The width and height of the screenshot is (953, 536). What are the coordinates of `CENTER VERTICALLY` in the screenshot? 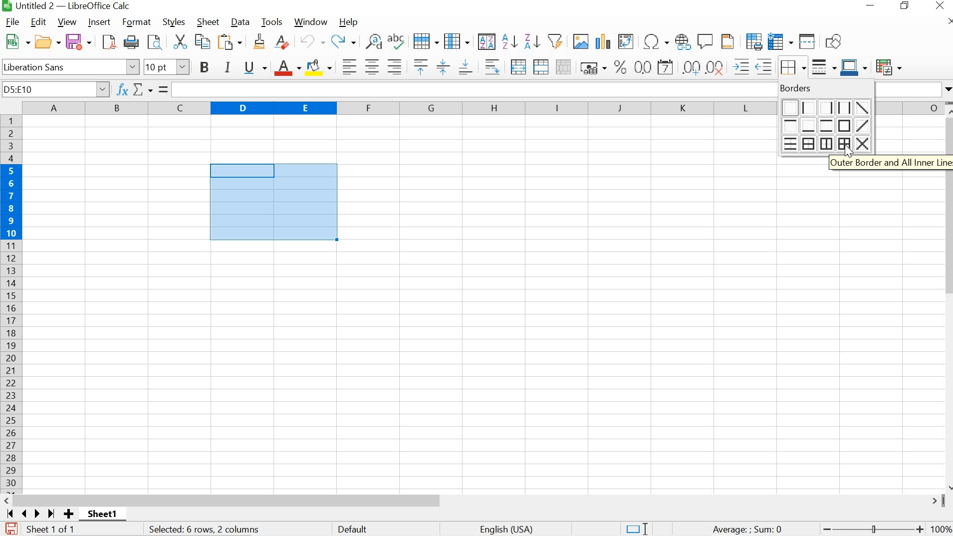 It's located at (443, 66).